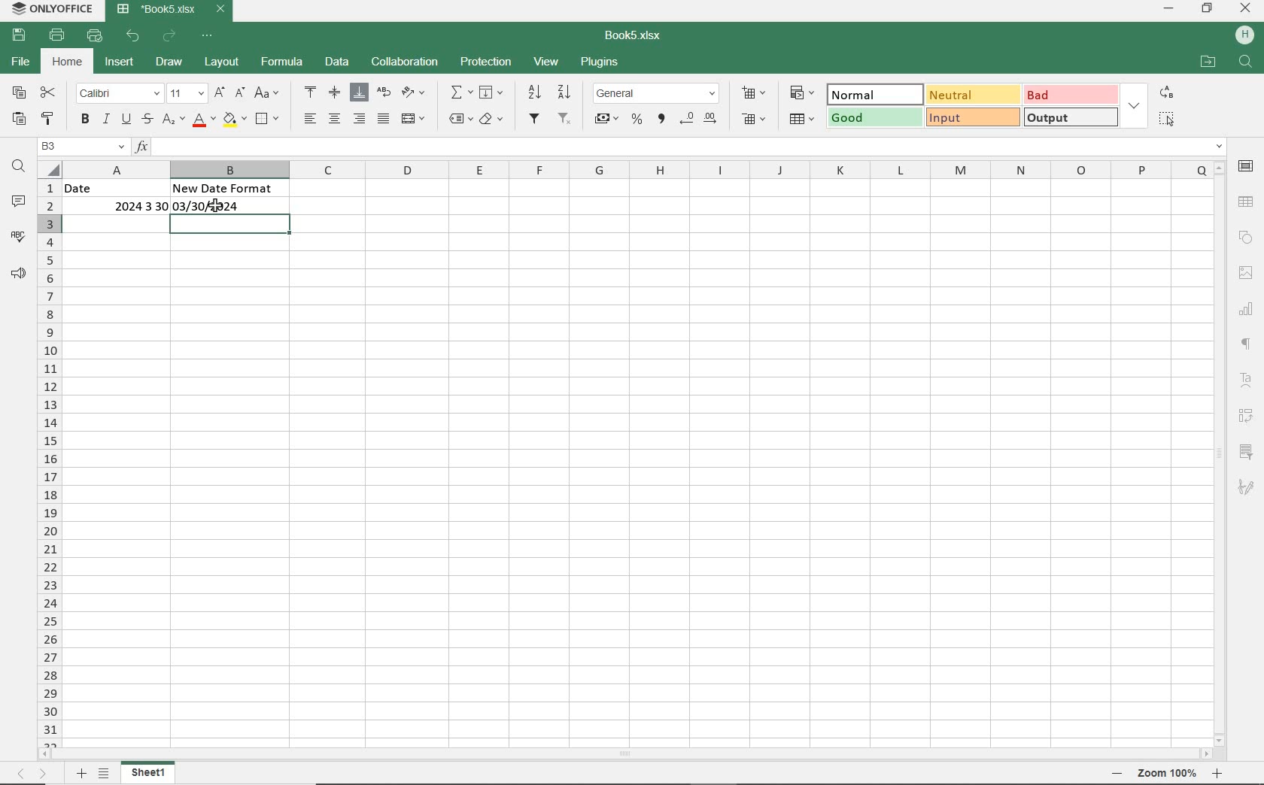 The height and width of the screenshot is (785, 1264). I want to click on SRAW, so click(169, 62).